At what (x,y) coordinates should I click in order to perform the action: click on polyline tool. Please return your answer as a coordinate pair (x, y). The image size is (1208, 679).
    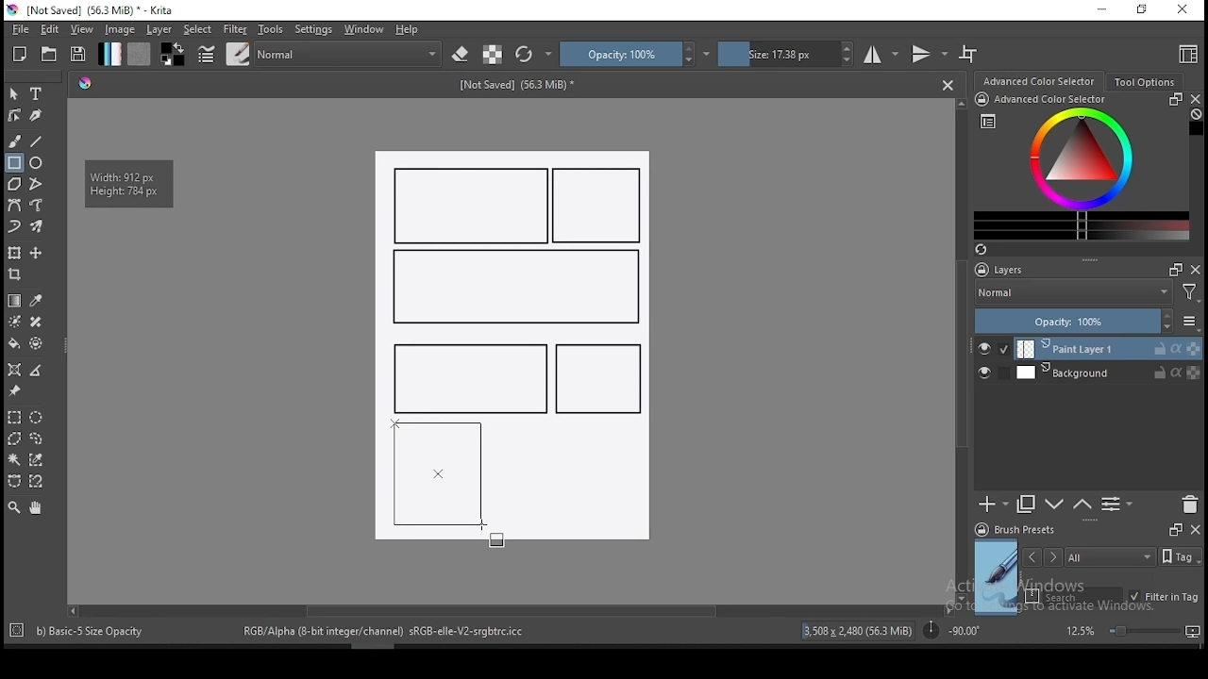
    Looking at the image, I should click on (36, 182).